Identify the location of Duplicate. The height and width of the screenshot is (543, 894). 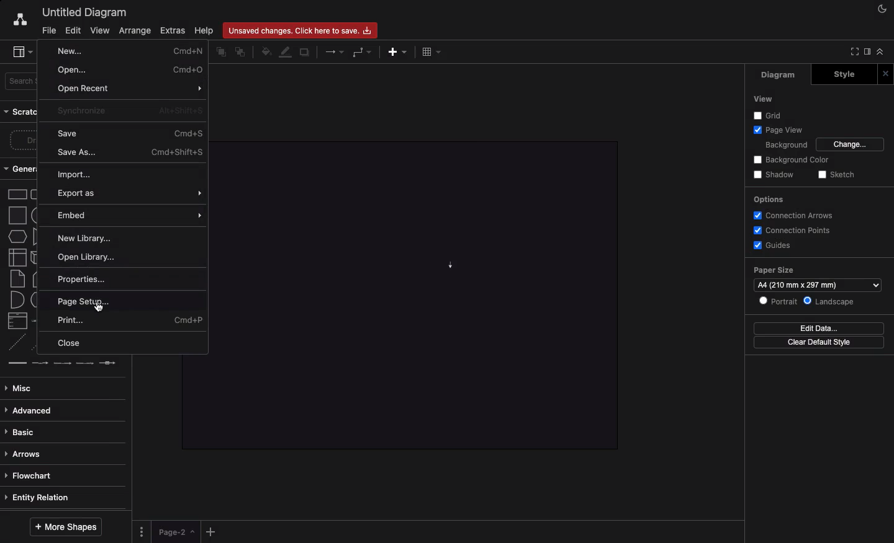
(304, 53).